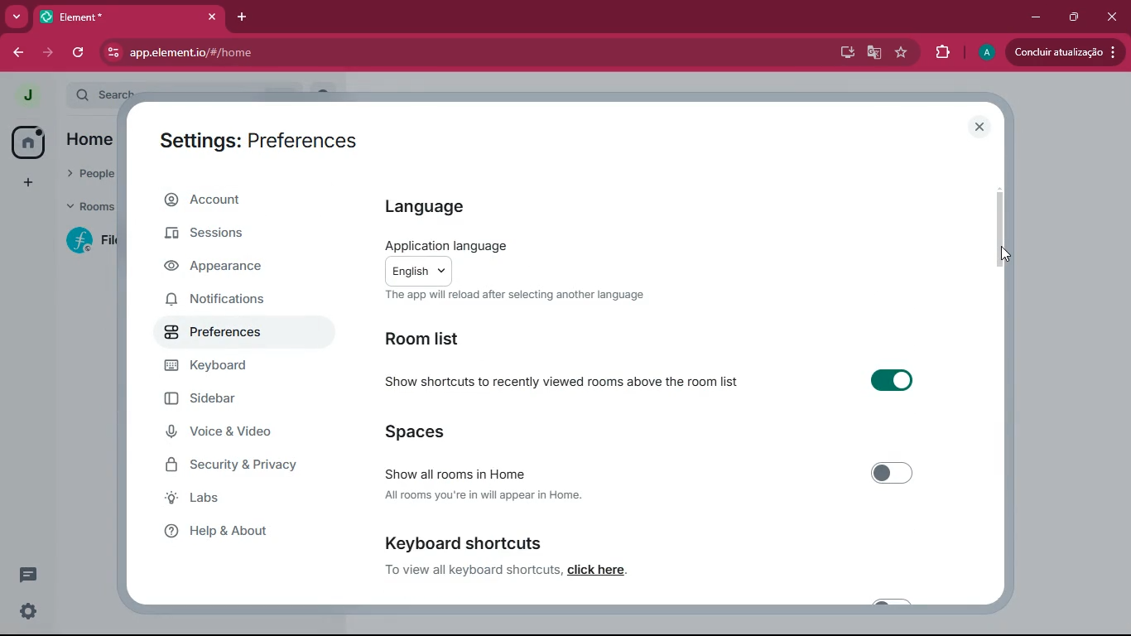  What do you see at coordinates (945, 54) in the screenshot?
I see `extensions` at bounding box center [945, 54].